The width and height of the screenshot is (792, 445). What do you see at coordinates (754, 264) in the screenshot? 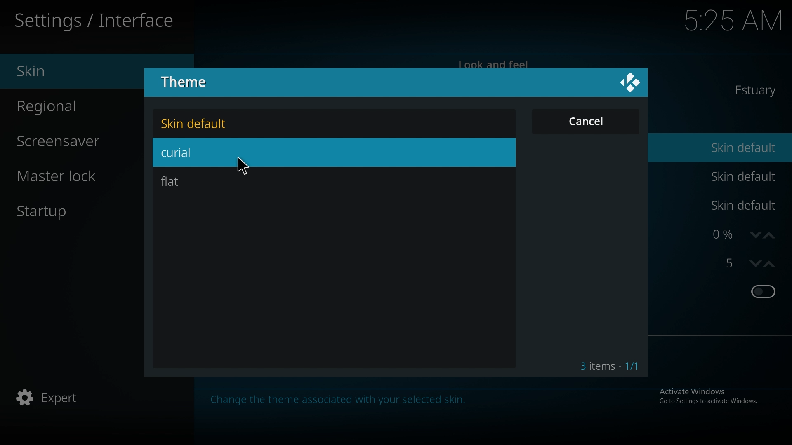
I see `decrease` at bounding box center [754, 264].